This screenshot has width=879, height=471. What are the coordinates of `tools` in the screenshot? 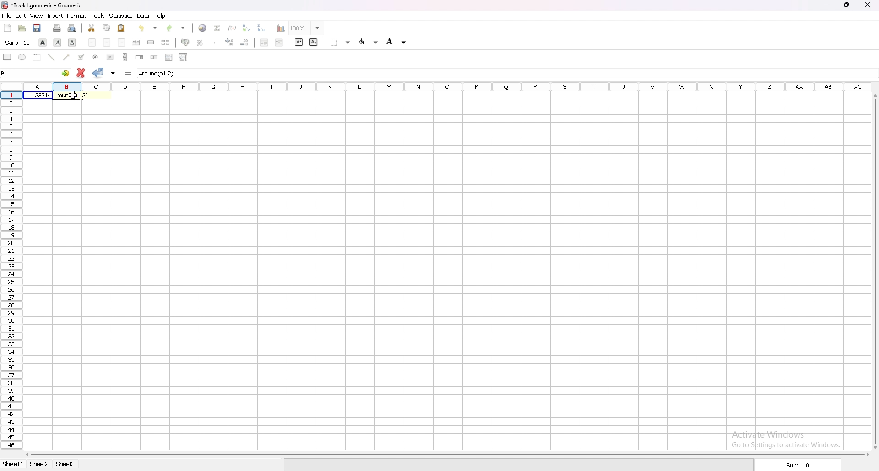 It's located at (98, 16).